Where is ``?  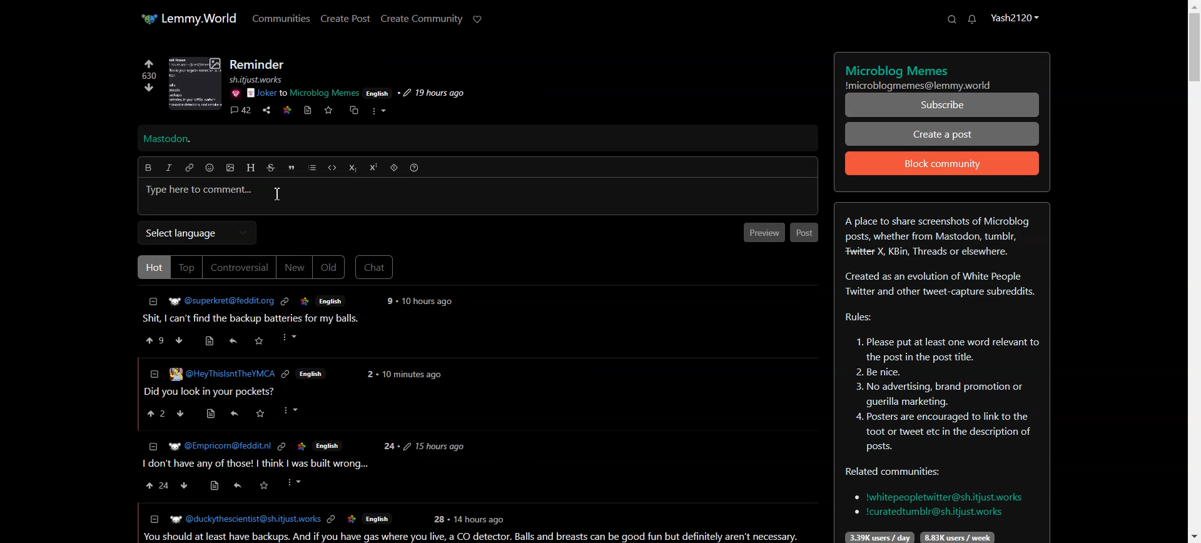  is located at coordinates (261, 414).